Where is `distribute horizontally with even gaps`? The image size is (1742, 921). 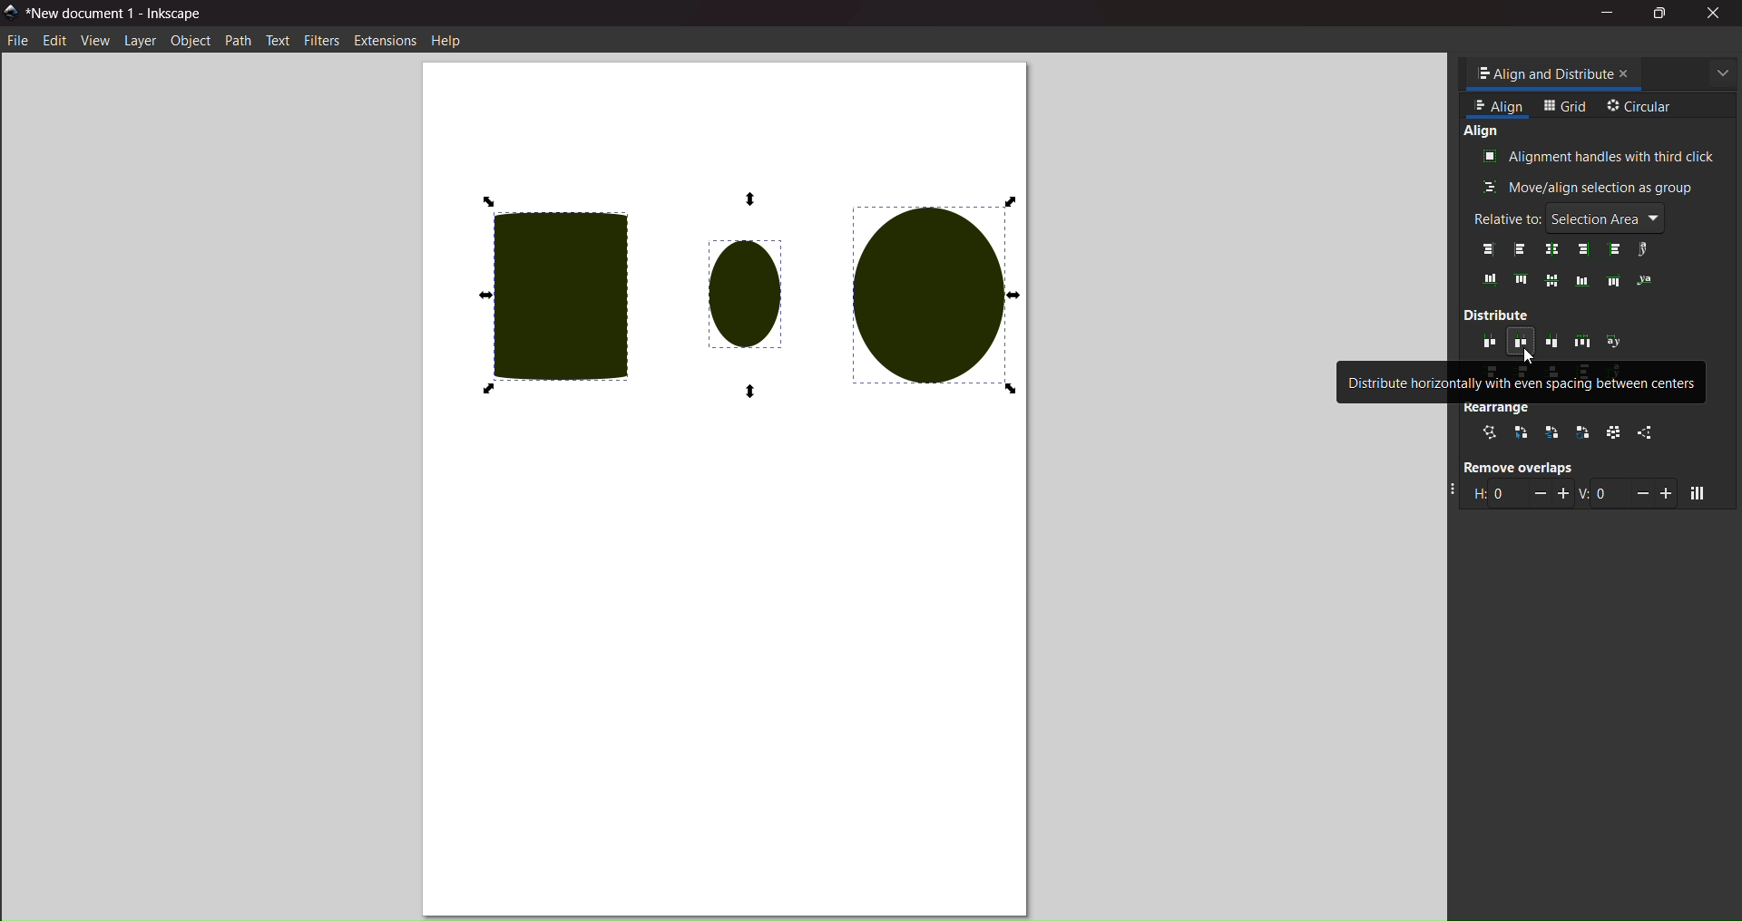
distribute horizontally with even gaps is located at coordinates (1584, 343).